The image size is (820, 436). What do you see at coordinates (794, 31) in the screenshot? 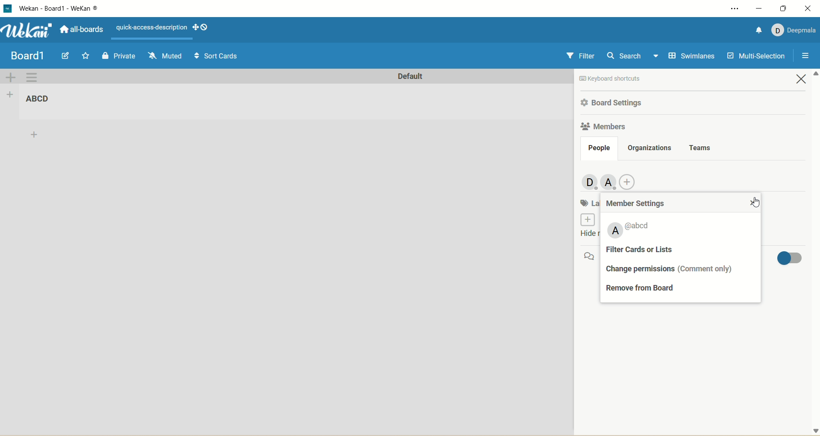
I see `account` at bounding box center [794, 31].